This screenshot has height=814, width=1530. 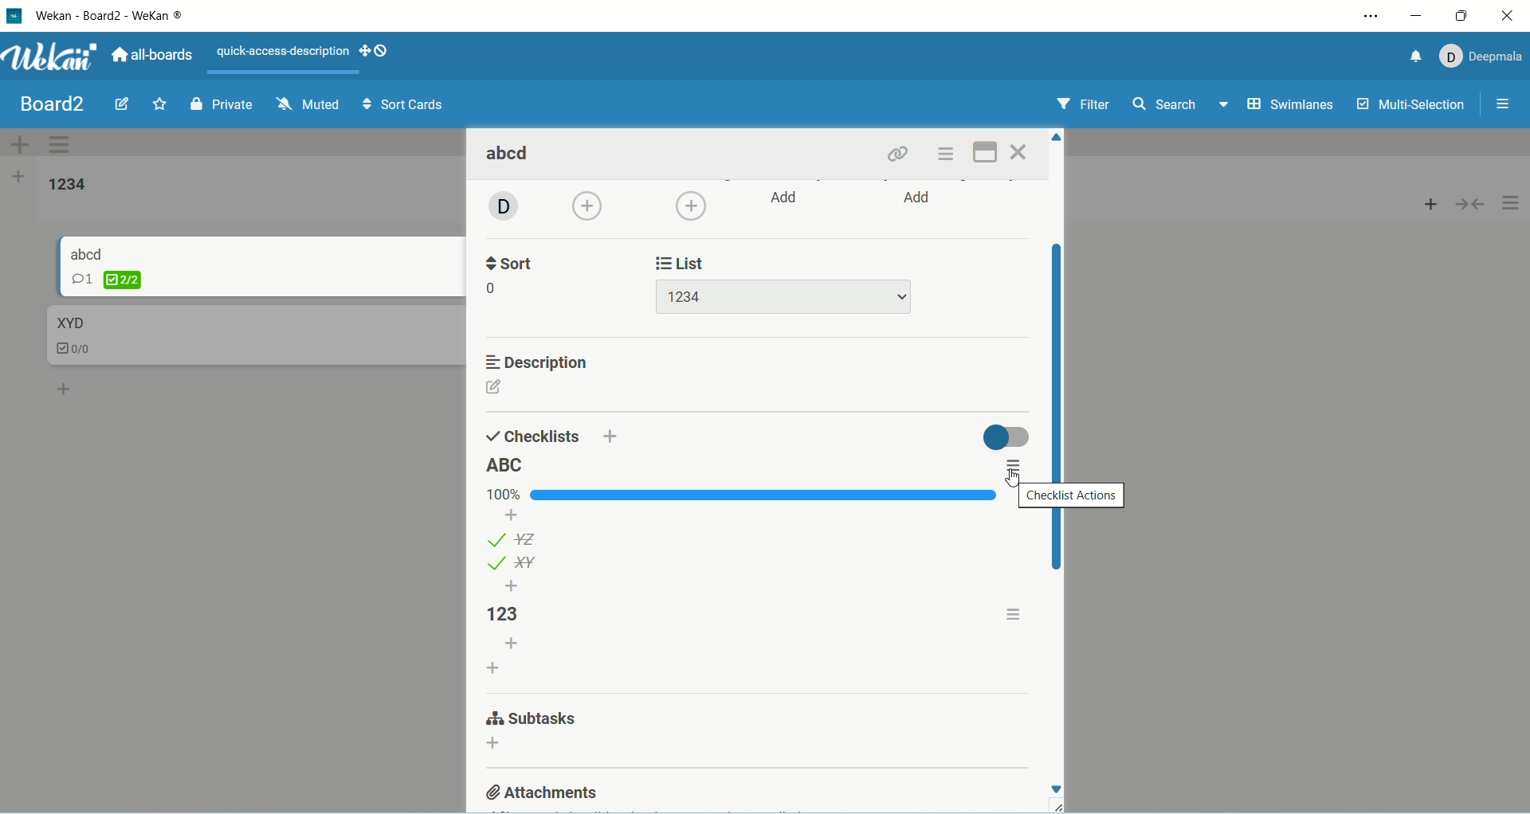 What do you see at coordinates (1057, 789) in the screenshot?
I see `scroll down` at bounding box center [1057, 789].